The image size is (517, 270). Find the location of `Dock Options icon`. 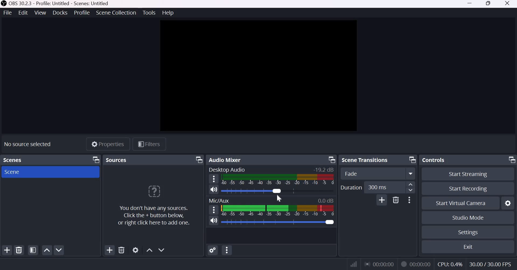

Dock Options icon is located at coordinates (331, 160).